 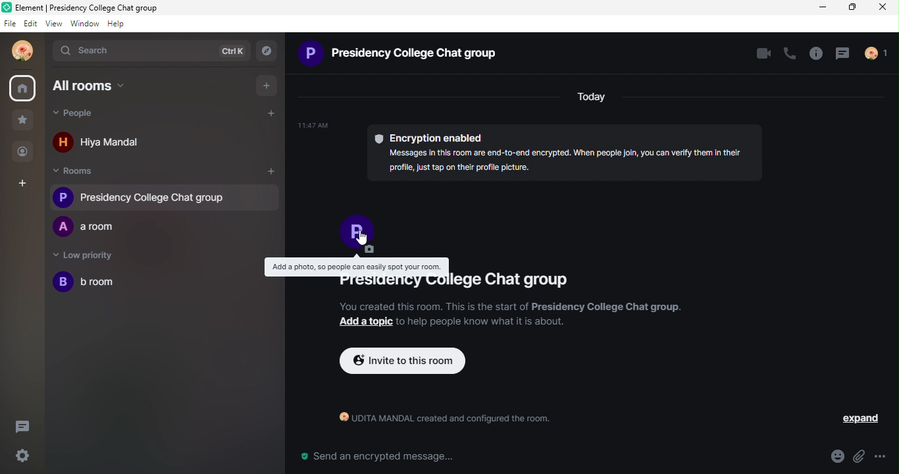 I want to click on settings, so click(x=20, y=456).